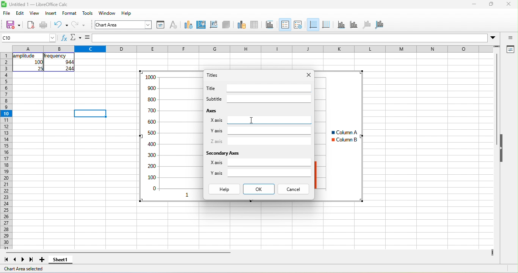 This screenshot has width=518, height=273. What do you see at coordinates (354, 25) in the screenshot?
I see `y axis` at bounding box center [354, 25].